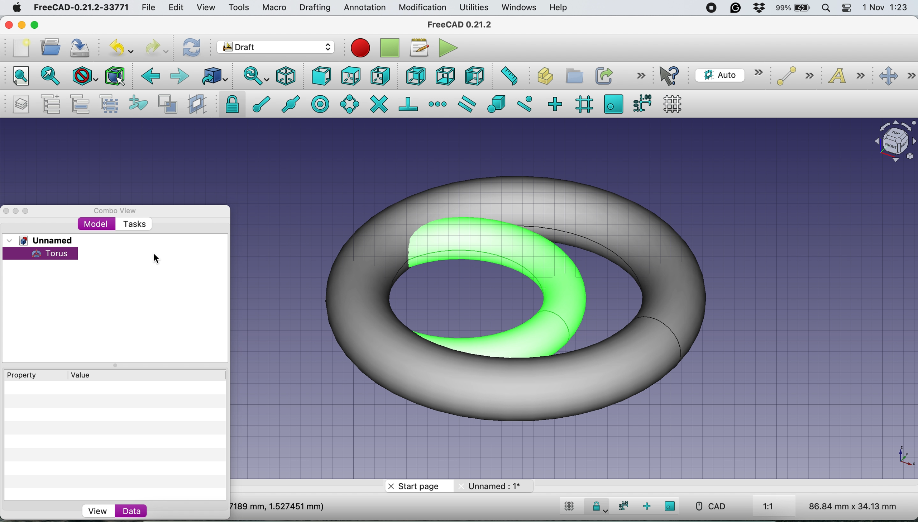 Image resolution: width=918 pixels, height=522 pixels. Describe the element at coordinates (83, 77) in the screenshot. I see `draw style` at that location.